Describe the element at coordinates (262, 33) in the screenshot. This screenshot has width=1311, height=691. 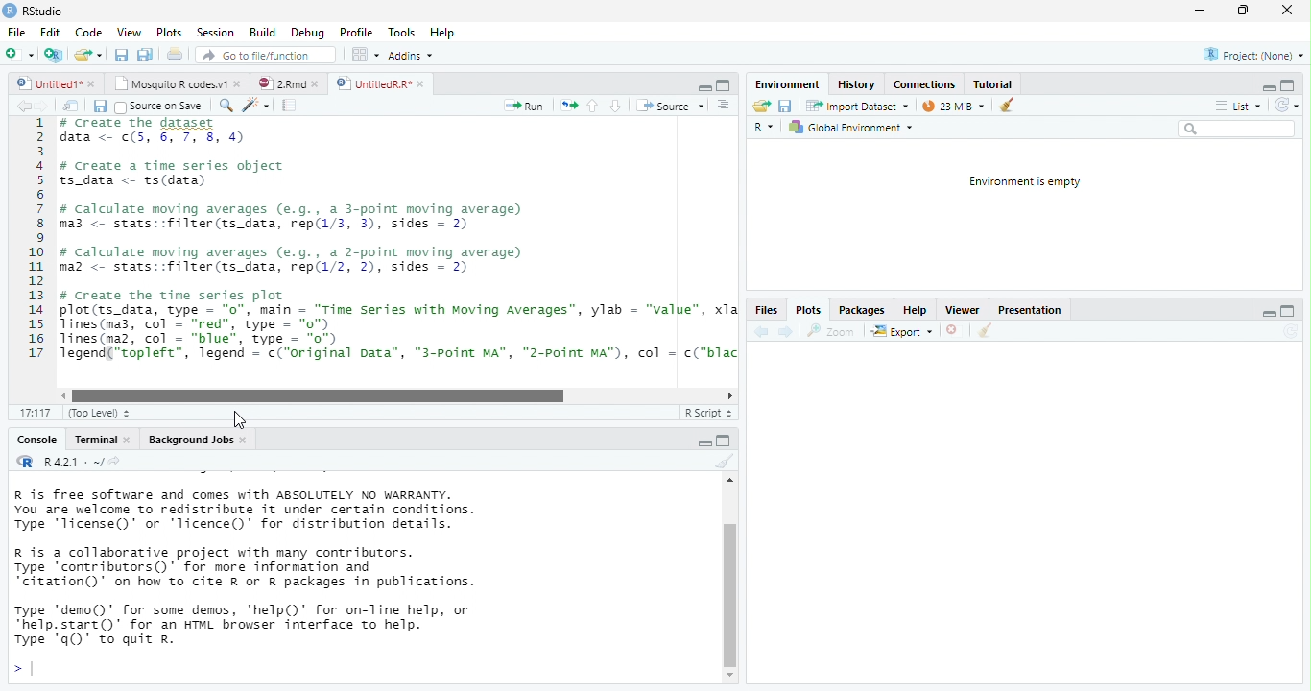
I see `Build` at that location.